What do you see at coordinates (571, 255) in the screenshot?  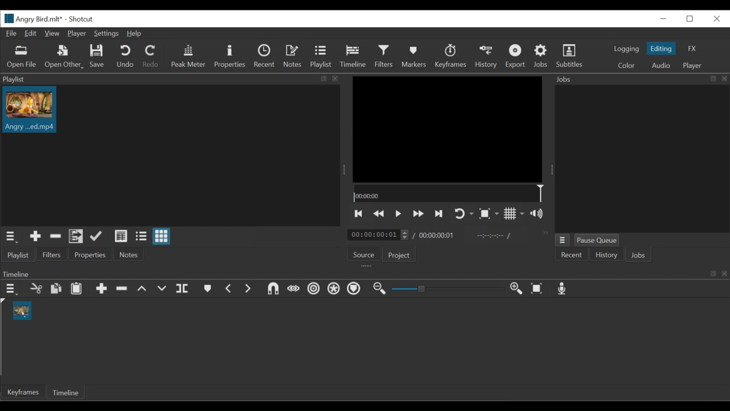 I see `Recent` at bounding box center [571, 255].